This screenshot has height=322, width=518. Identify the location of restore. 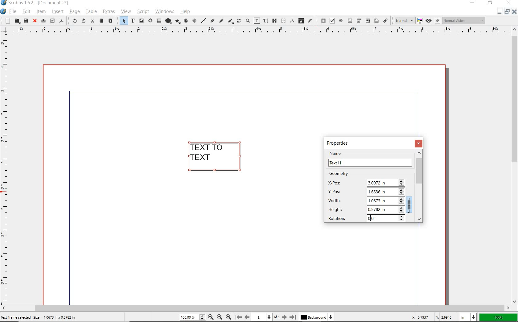
(490, 3).